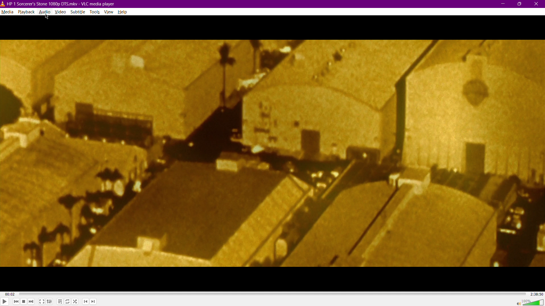 This screenshot has width=545, height=306. Describe the element at coordinates (93, 302) in the screenshot. I see `Next Chapter` at that location.